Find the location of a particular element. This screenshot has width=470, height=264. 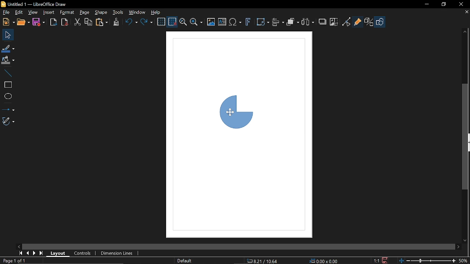

8.21/10.64 (cursor position) is located at coordinates (262, 261).